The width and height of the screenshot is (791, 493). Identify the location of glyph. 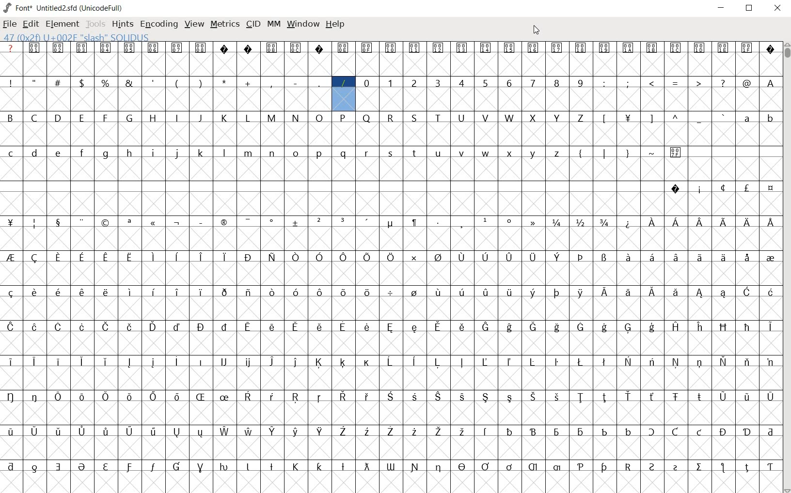
(391, 154).